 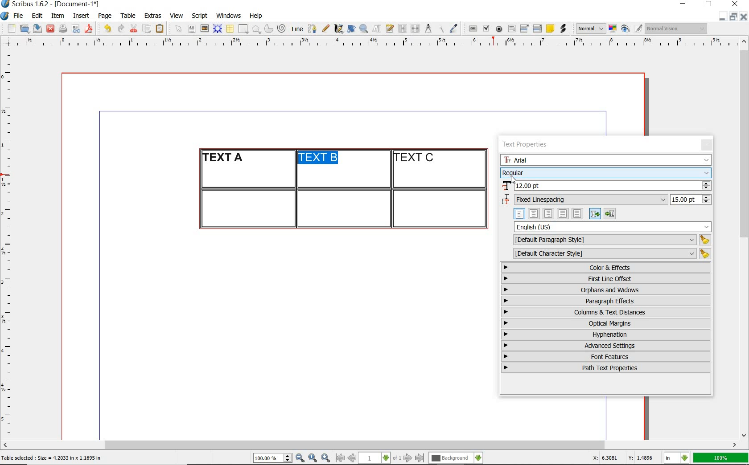 I want to click on select the current layer, so click(x=456, y=458).